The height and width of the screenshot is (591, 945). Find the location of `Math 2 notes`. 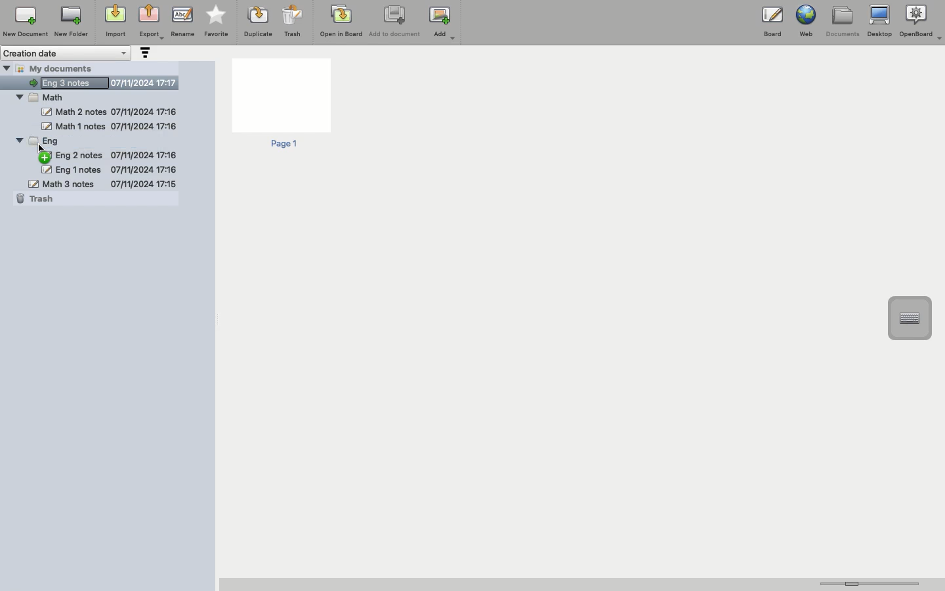

Math 2 notes is located at coordinates (110, 112).